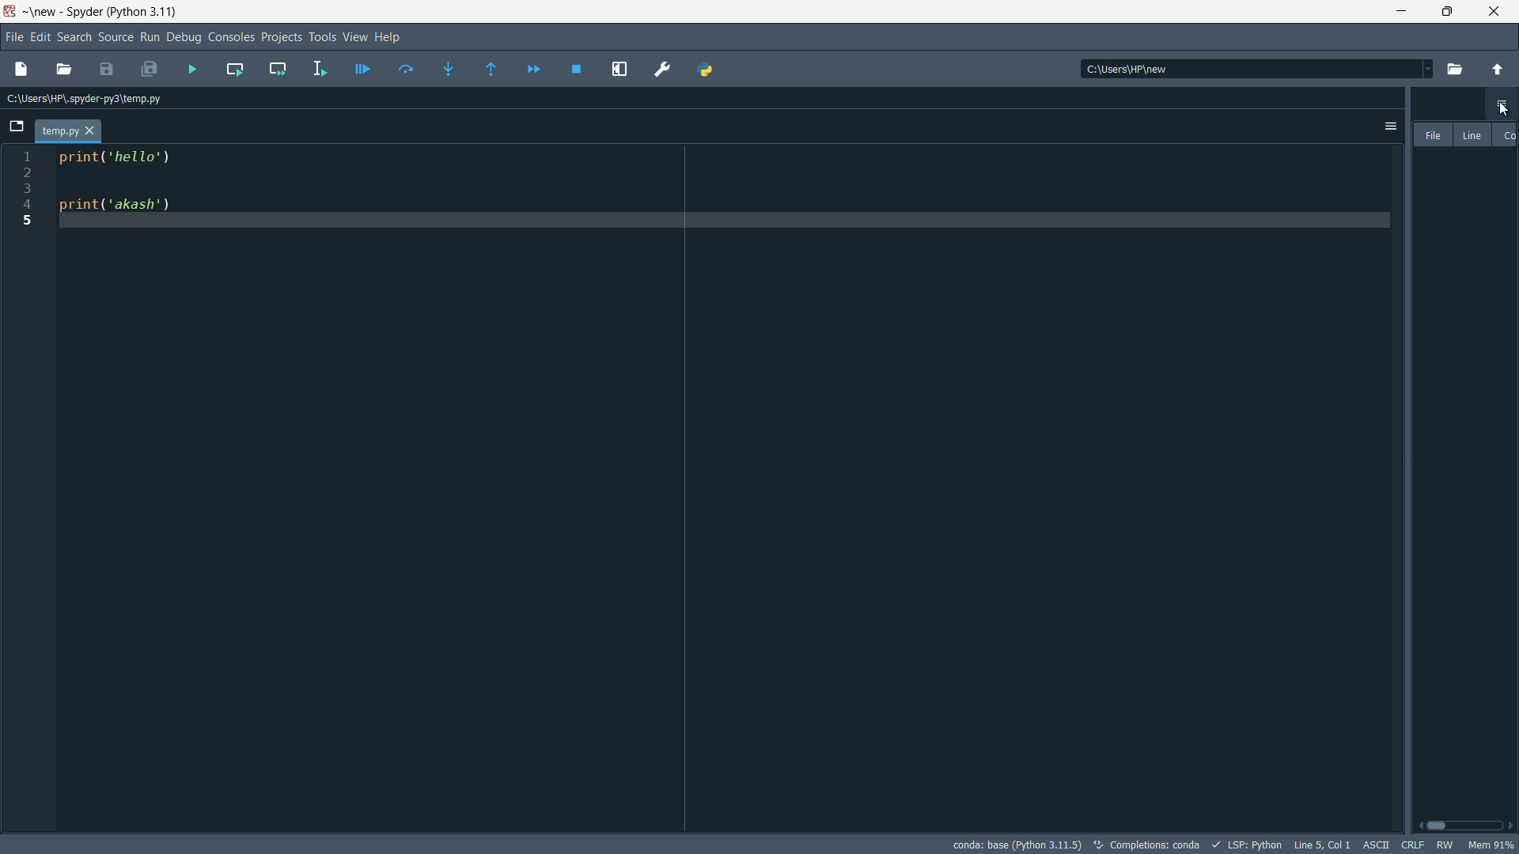 The height and width of the screenshot is (854, 1519). I want to click on View Menu, so click(354, 36).